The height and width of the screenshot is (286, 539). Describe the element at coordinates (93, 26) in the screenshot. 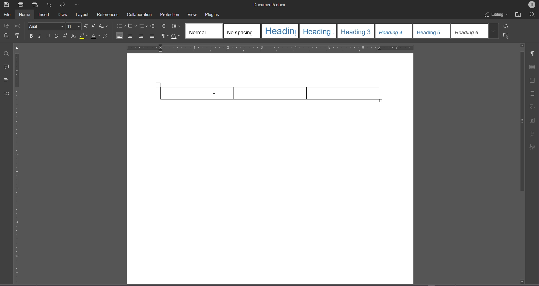

I see `Decrease Size` at that location.